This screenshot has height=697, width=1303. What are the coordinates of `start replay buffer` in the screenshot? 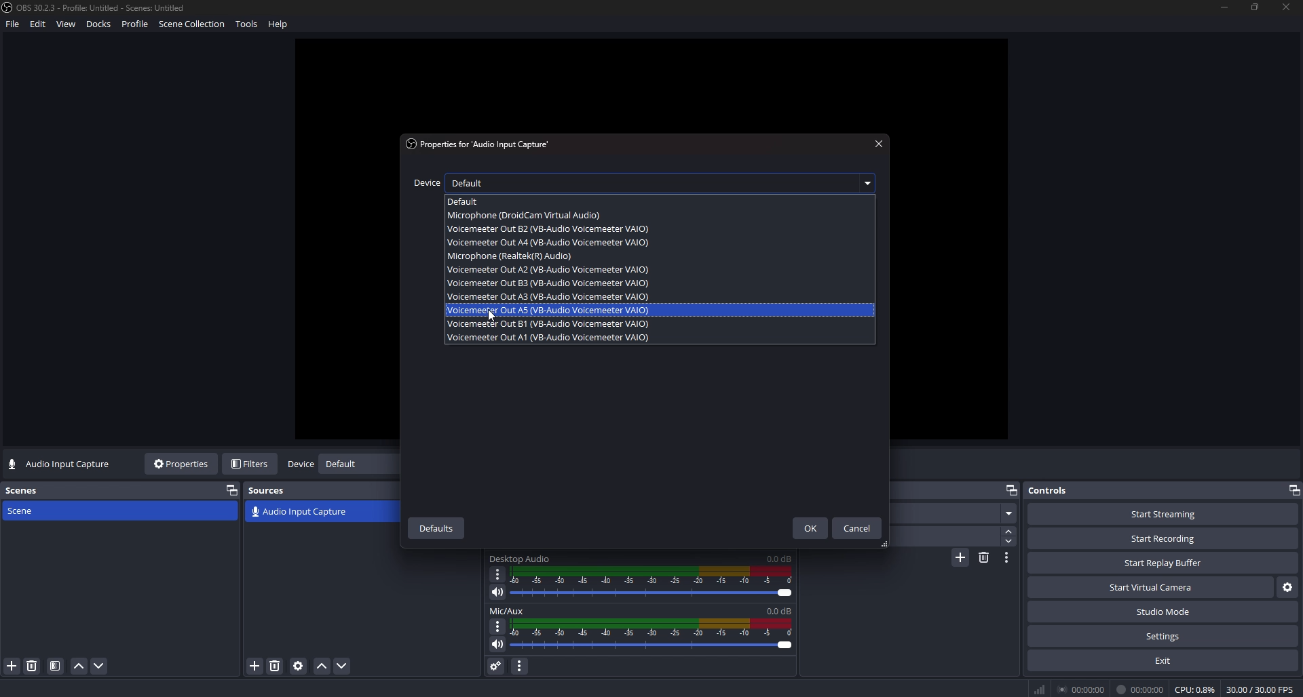 It's located at (1164, 563).